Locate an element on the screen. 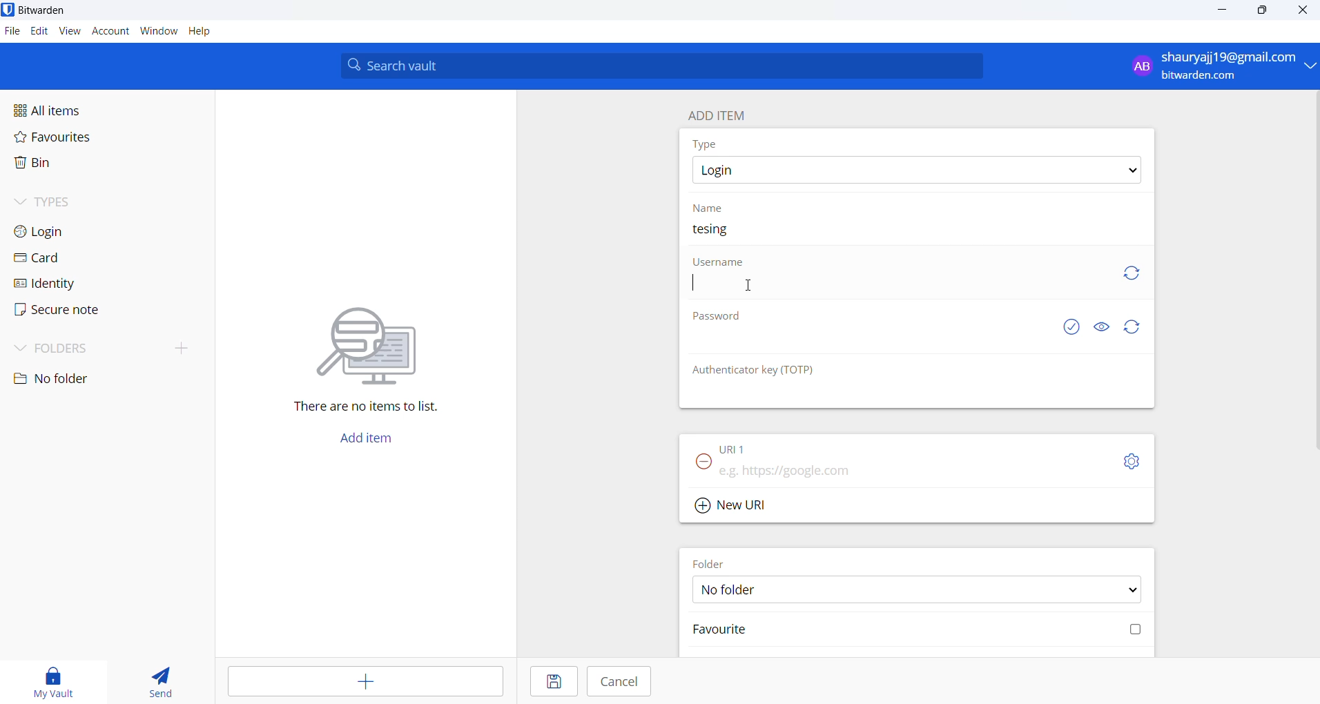 The height and width of the screenshot is (704, 1320). bin is located at coordinates (70, 166).